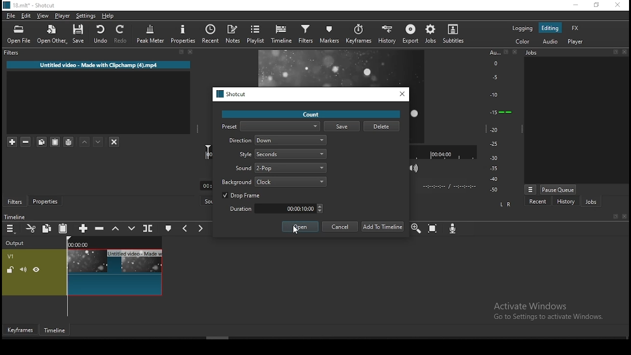  Describe the element at coordinates (455, 34) in the screenshot. I see `subtitle` at that location.